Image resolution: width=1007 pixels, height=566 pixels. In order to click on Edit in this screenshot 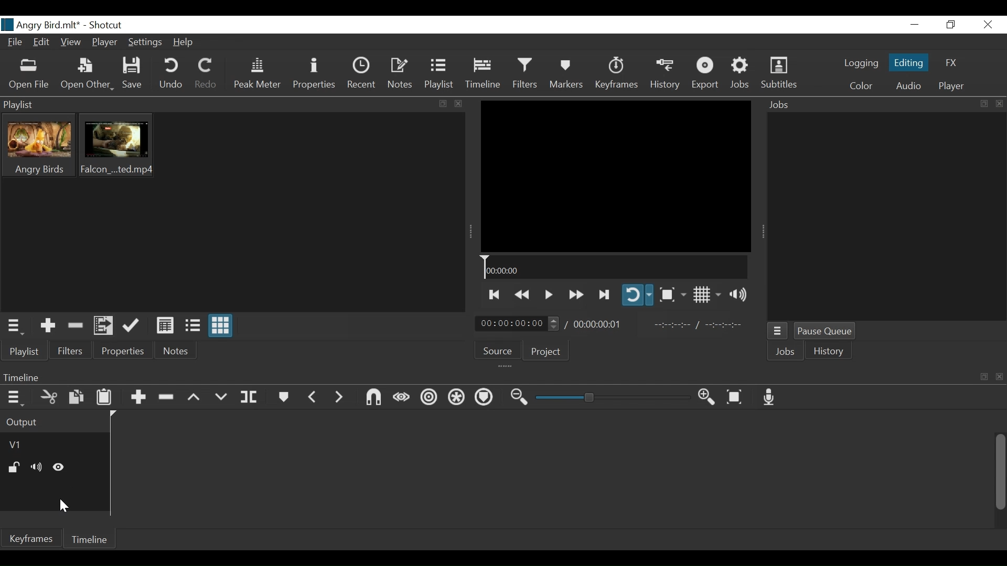, I will do `click(42, 42)`.